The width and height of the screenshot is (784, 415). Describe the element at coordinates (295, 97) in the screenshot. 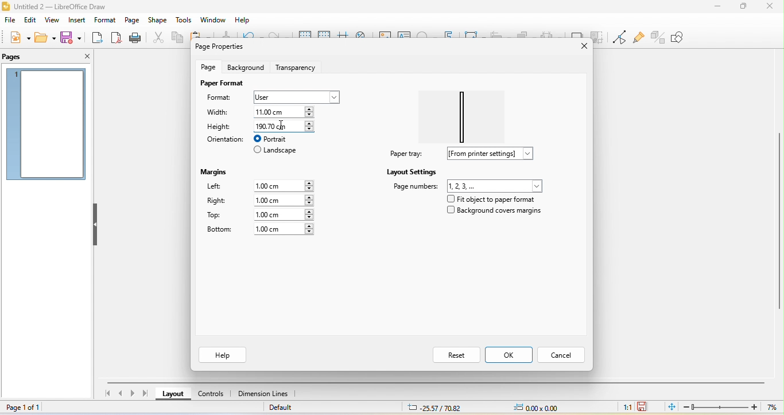

I see `user` at that location.